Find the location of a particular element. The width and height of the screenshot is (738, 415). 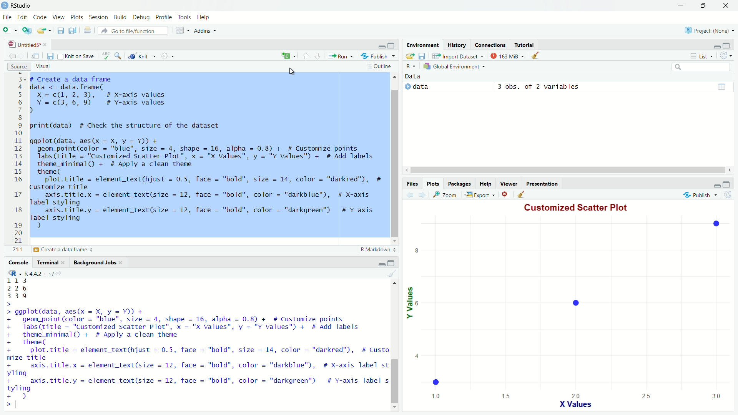

Import dataset is located at coordinates (458, 56).